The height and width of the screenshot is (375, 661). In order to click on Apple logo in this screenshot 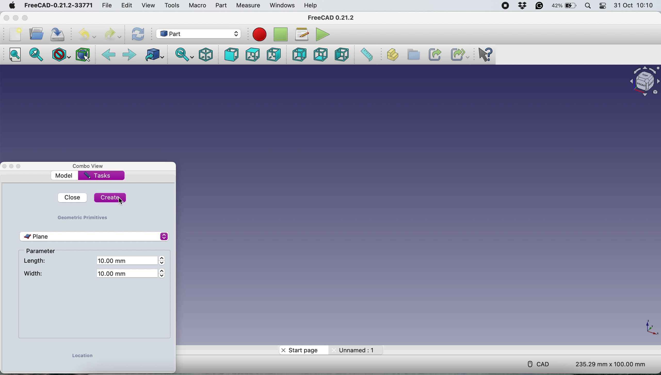, I will do `click(12, 5)`.